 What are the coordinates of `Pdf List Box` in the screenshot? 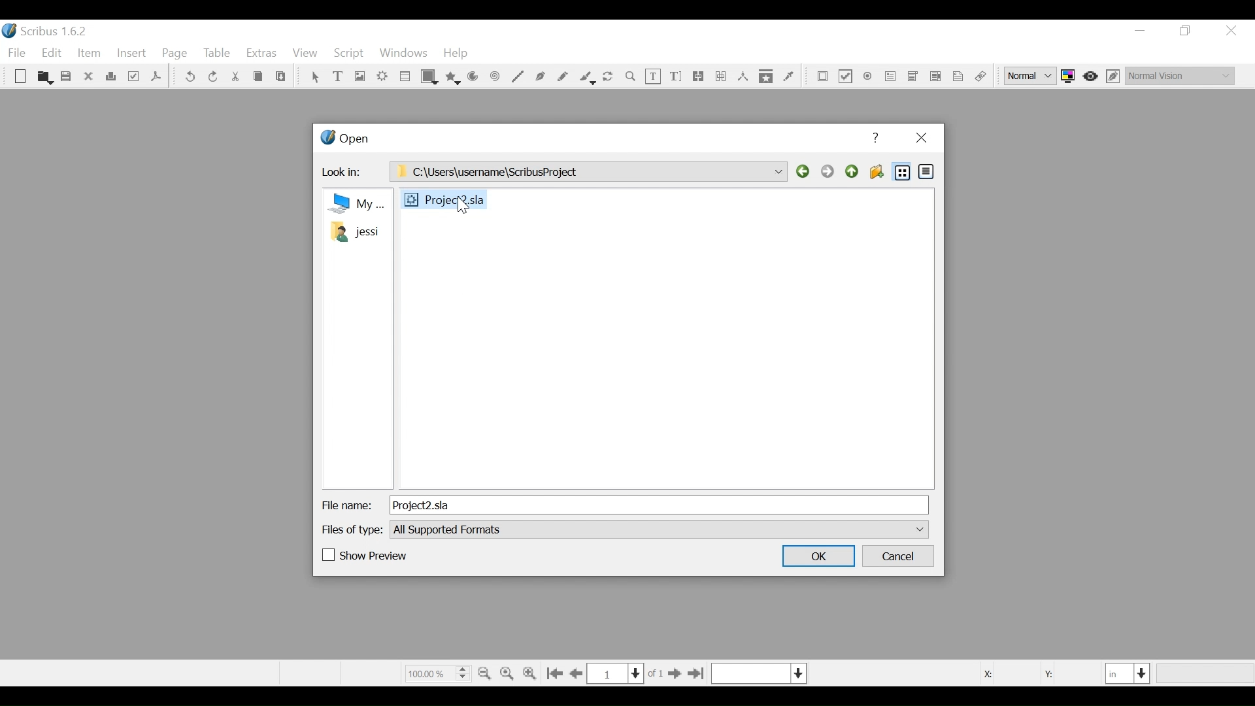 It's located at (936, 76).